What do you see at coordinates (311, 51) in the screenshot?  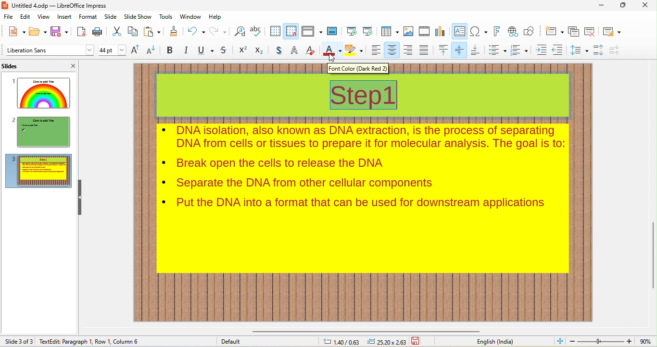 I see `clear direct formatting` at bounding box center [311, 51].